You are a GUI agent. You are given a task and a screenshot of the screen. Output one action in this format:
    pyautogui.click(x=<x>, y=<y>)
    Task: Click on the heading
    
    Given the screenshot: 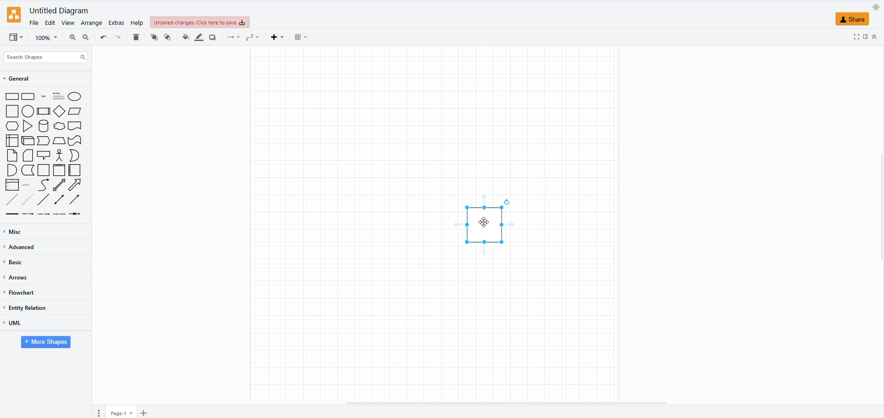 What is the action you would take?
    pyautogui.click(x=58, y=96)
    